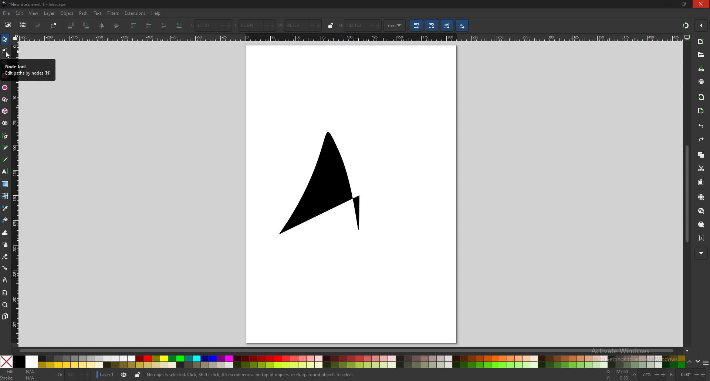  What do you see at coordinates (701, 253) in the screenshot?
I see `more` at bounding box center [701, 253].